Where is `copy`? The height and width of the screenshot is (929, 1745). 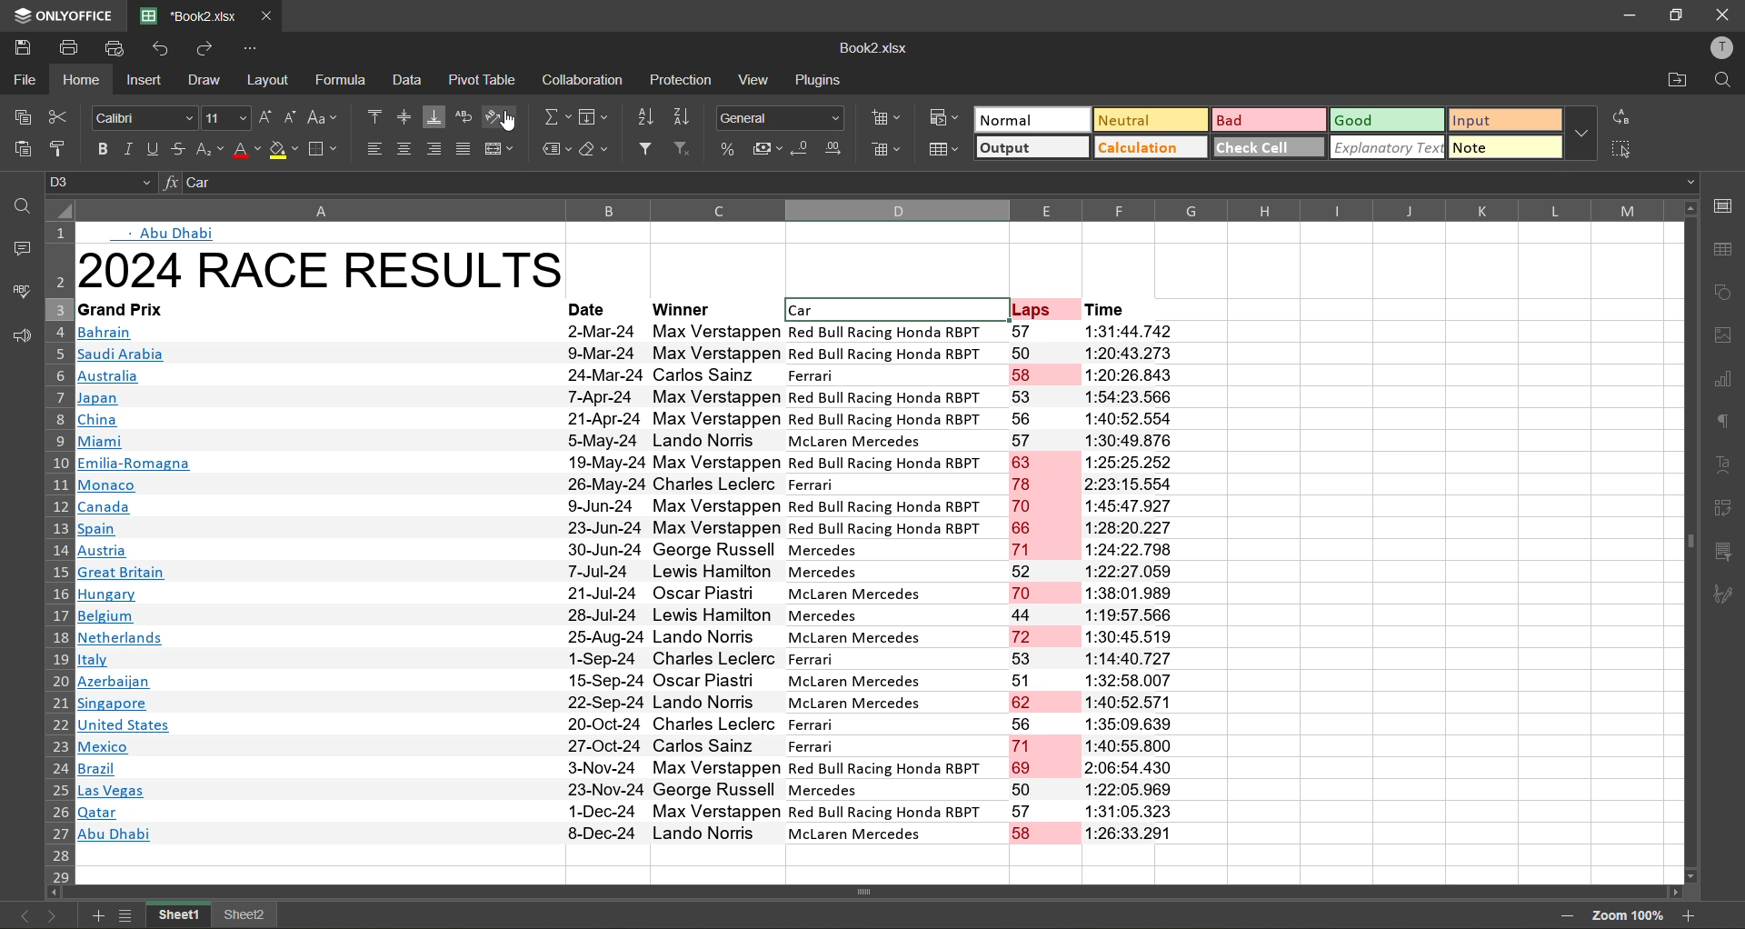 copy is located at coordinates (18, 118).